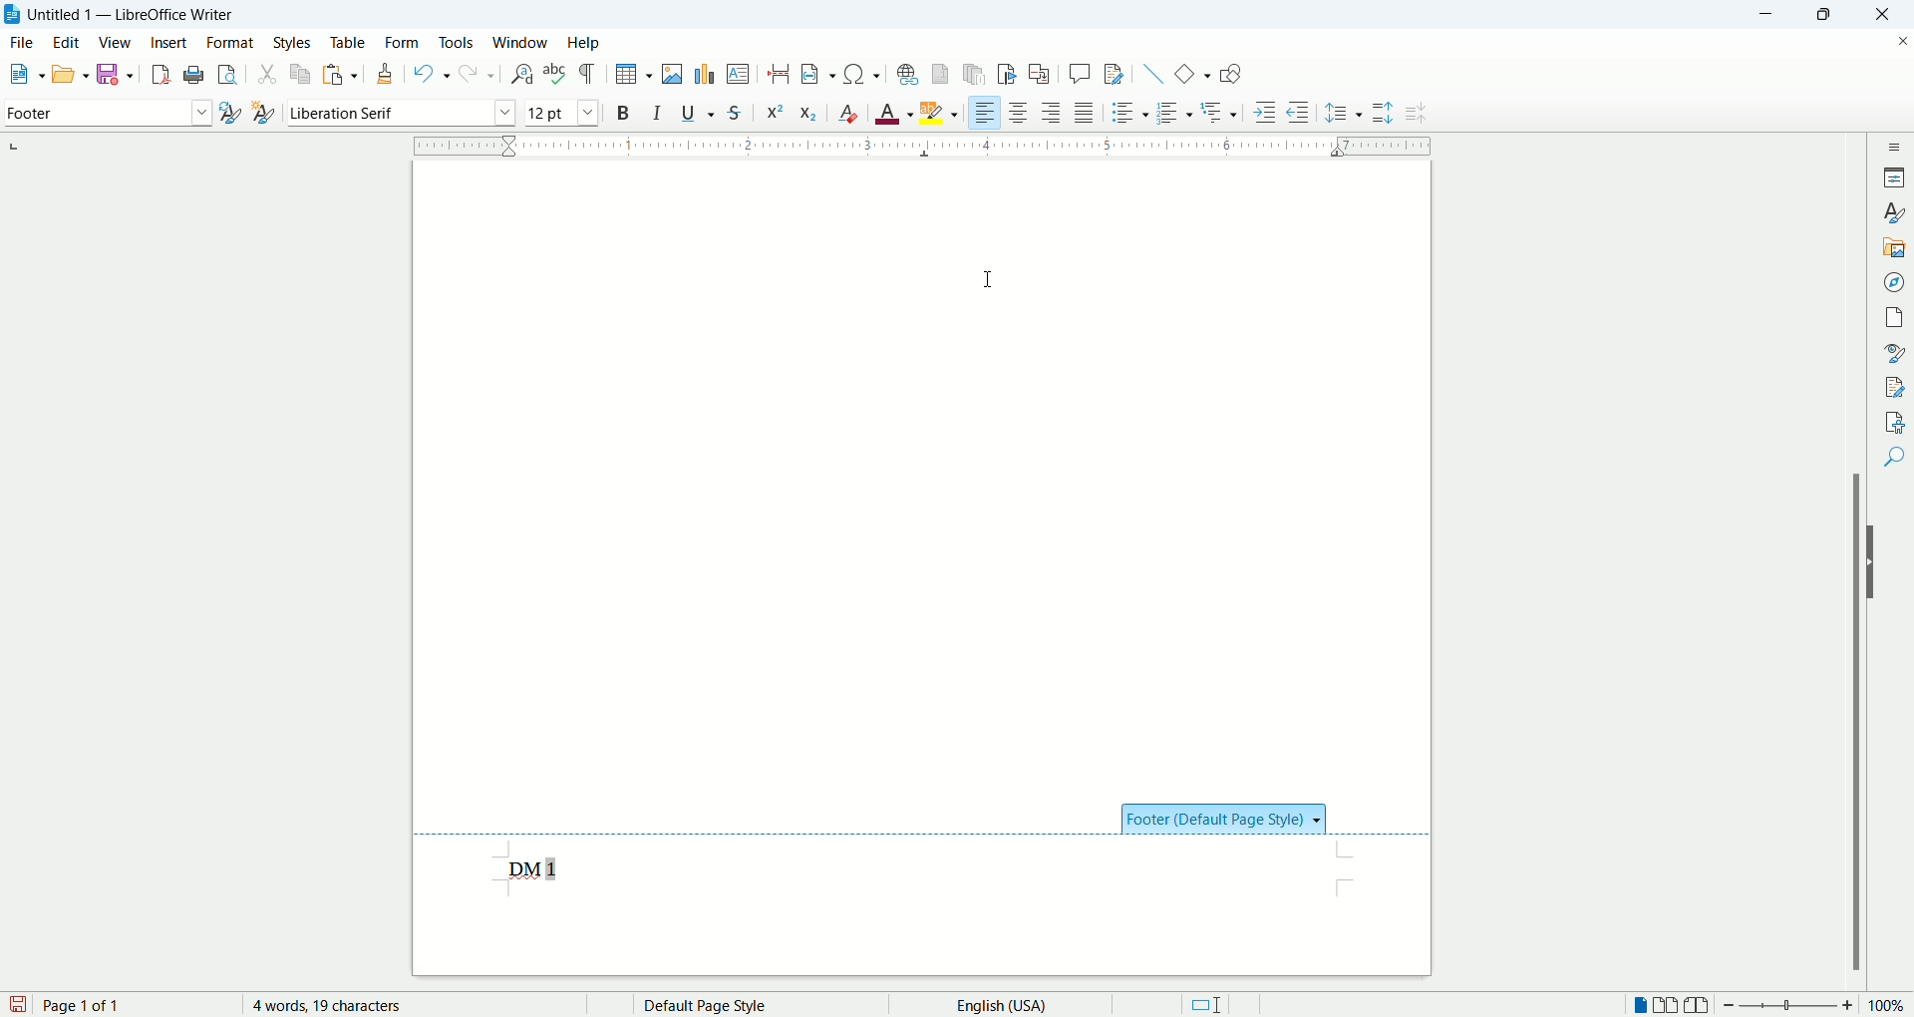 This screenshot has width=1914, height=1017. Describe the element at coordinates (1176, 114) in the screenshot. I see `ordered list` at that location.